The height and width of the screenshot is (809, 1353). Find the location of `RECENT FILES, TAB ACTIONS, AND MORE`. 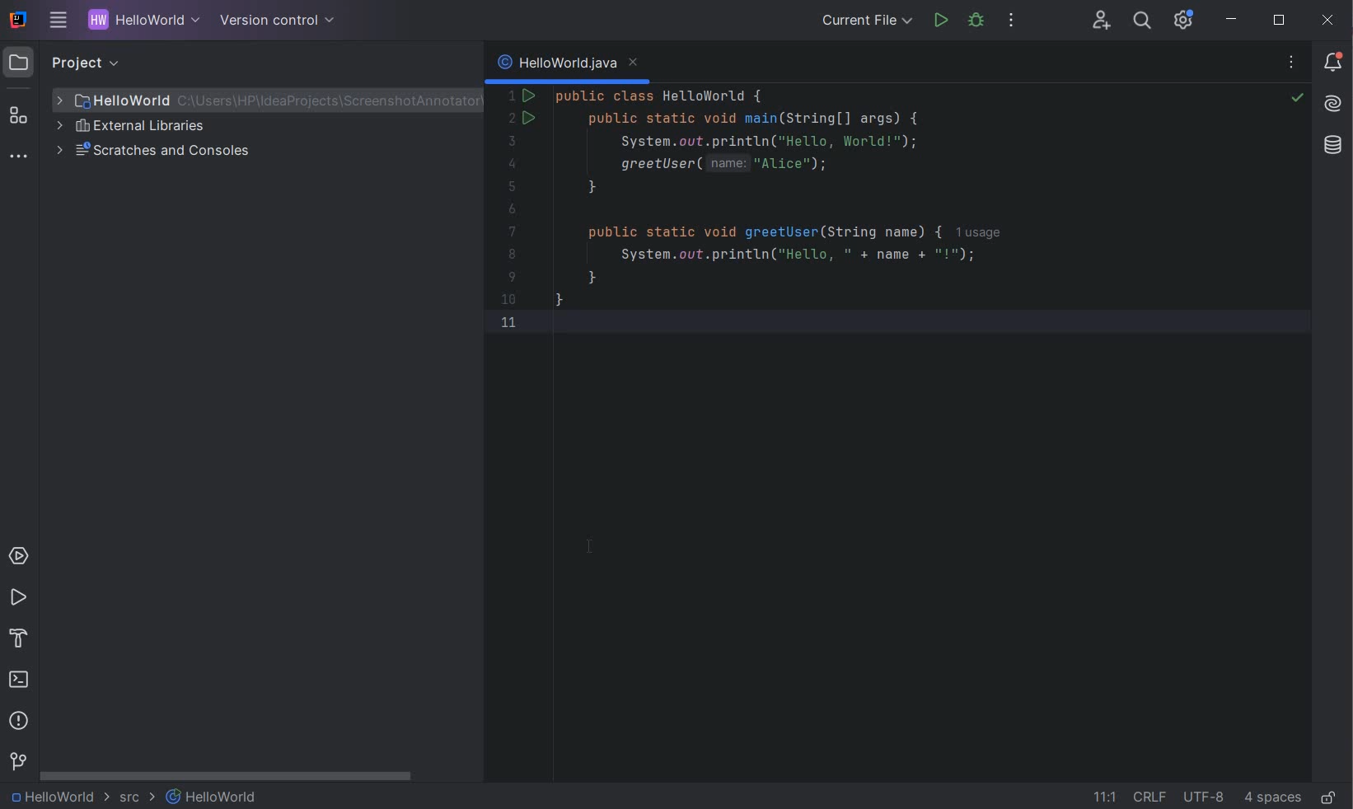

RECENT FILES, TAB ACTIONS, AND MORE is located at coordinates (1294, 64).